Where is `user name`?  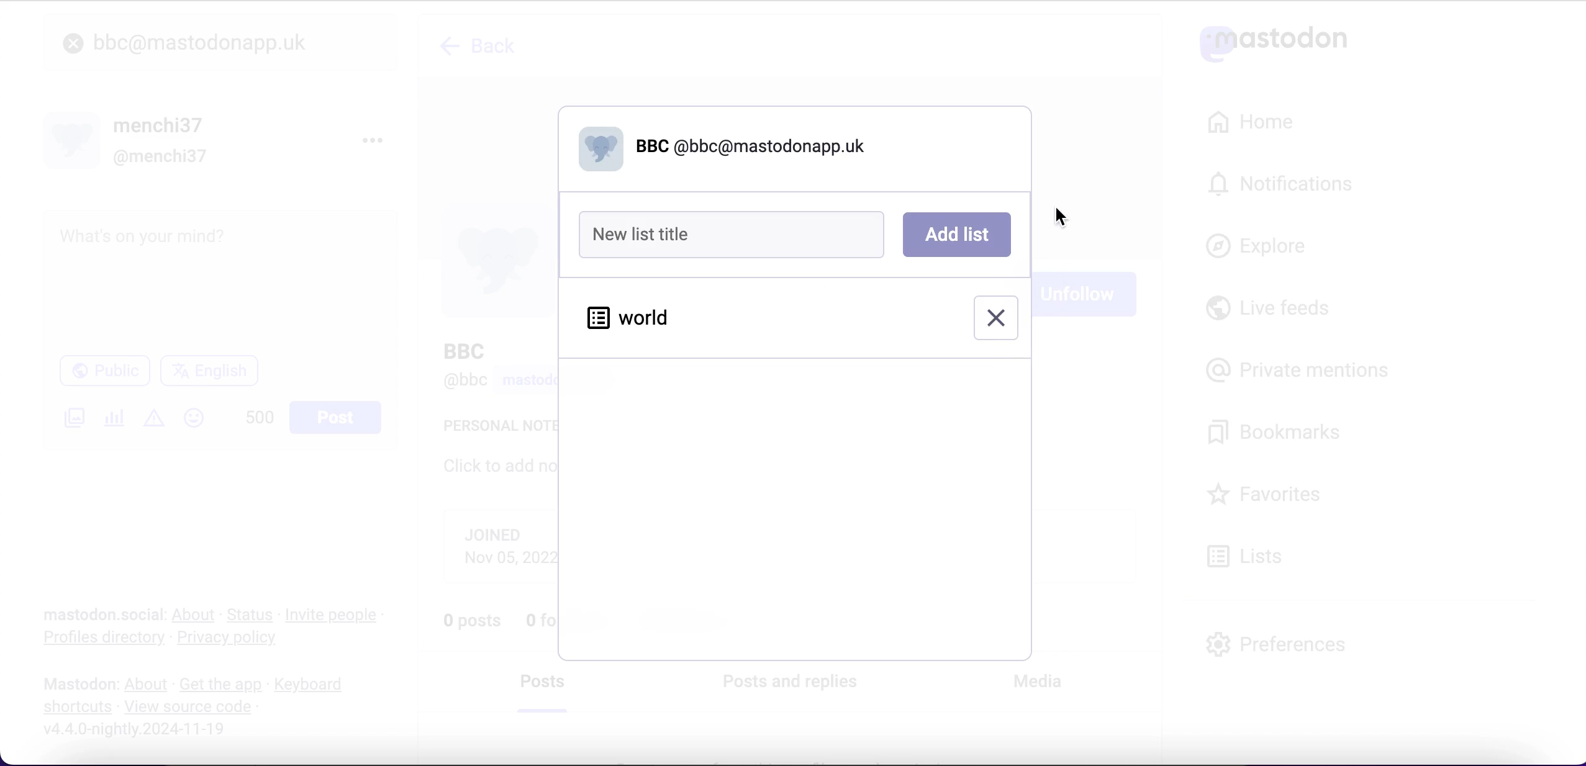
user name is located at coordinates (129, 140).